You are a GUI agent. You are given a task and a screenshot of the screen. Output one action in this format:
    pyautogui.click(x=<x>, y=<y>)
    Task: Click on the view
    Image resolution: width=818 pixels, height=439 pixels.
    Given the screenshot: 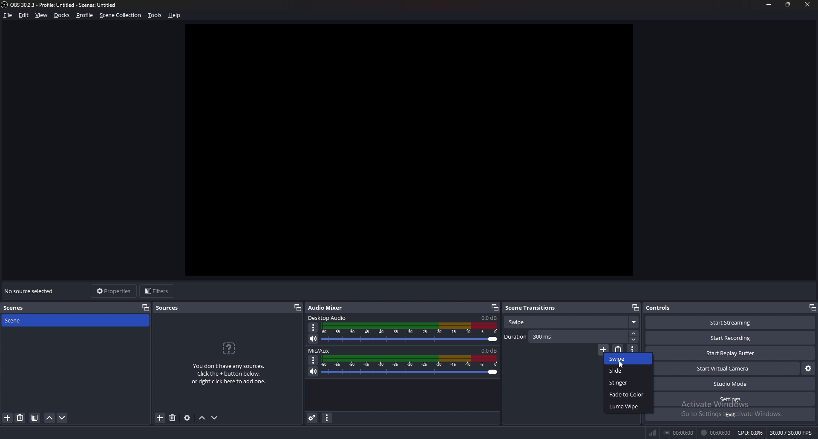 What is the action you would take?
    pyautogui.click(x=42, y=15)
    